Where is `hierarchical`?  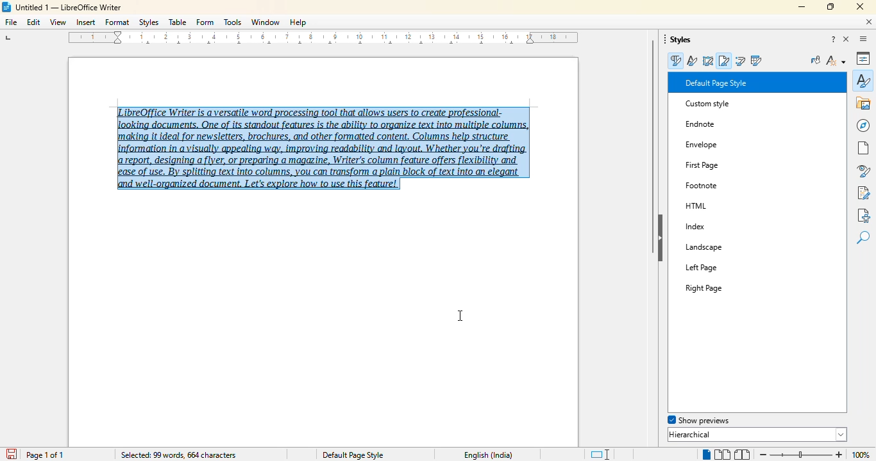 hierarchical is located at coordinates (757, 434).